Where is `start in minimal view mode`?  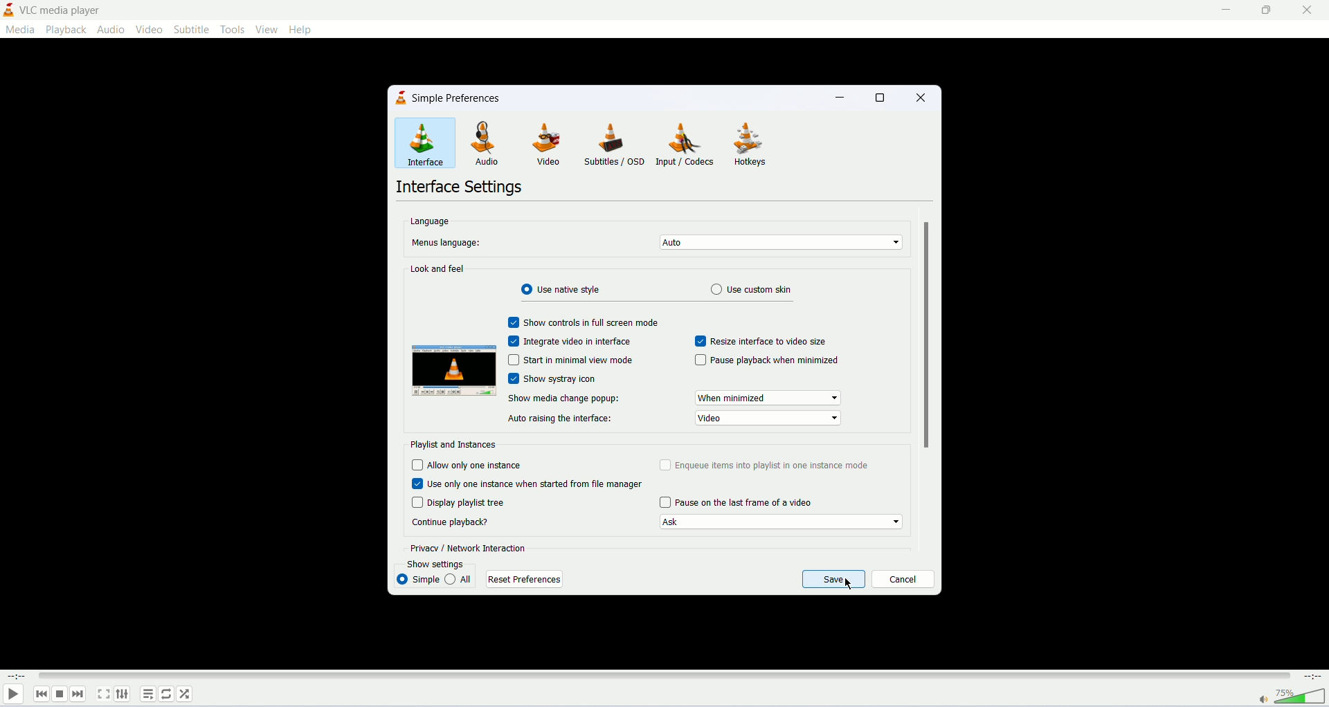 start in minimal view mode is located at coordinates (569, 360).